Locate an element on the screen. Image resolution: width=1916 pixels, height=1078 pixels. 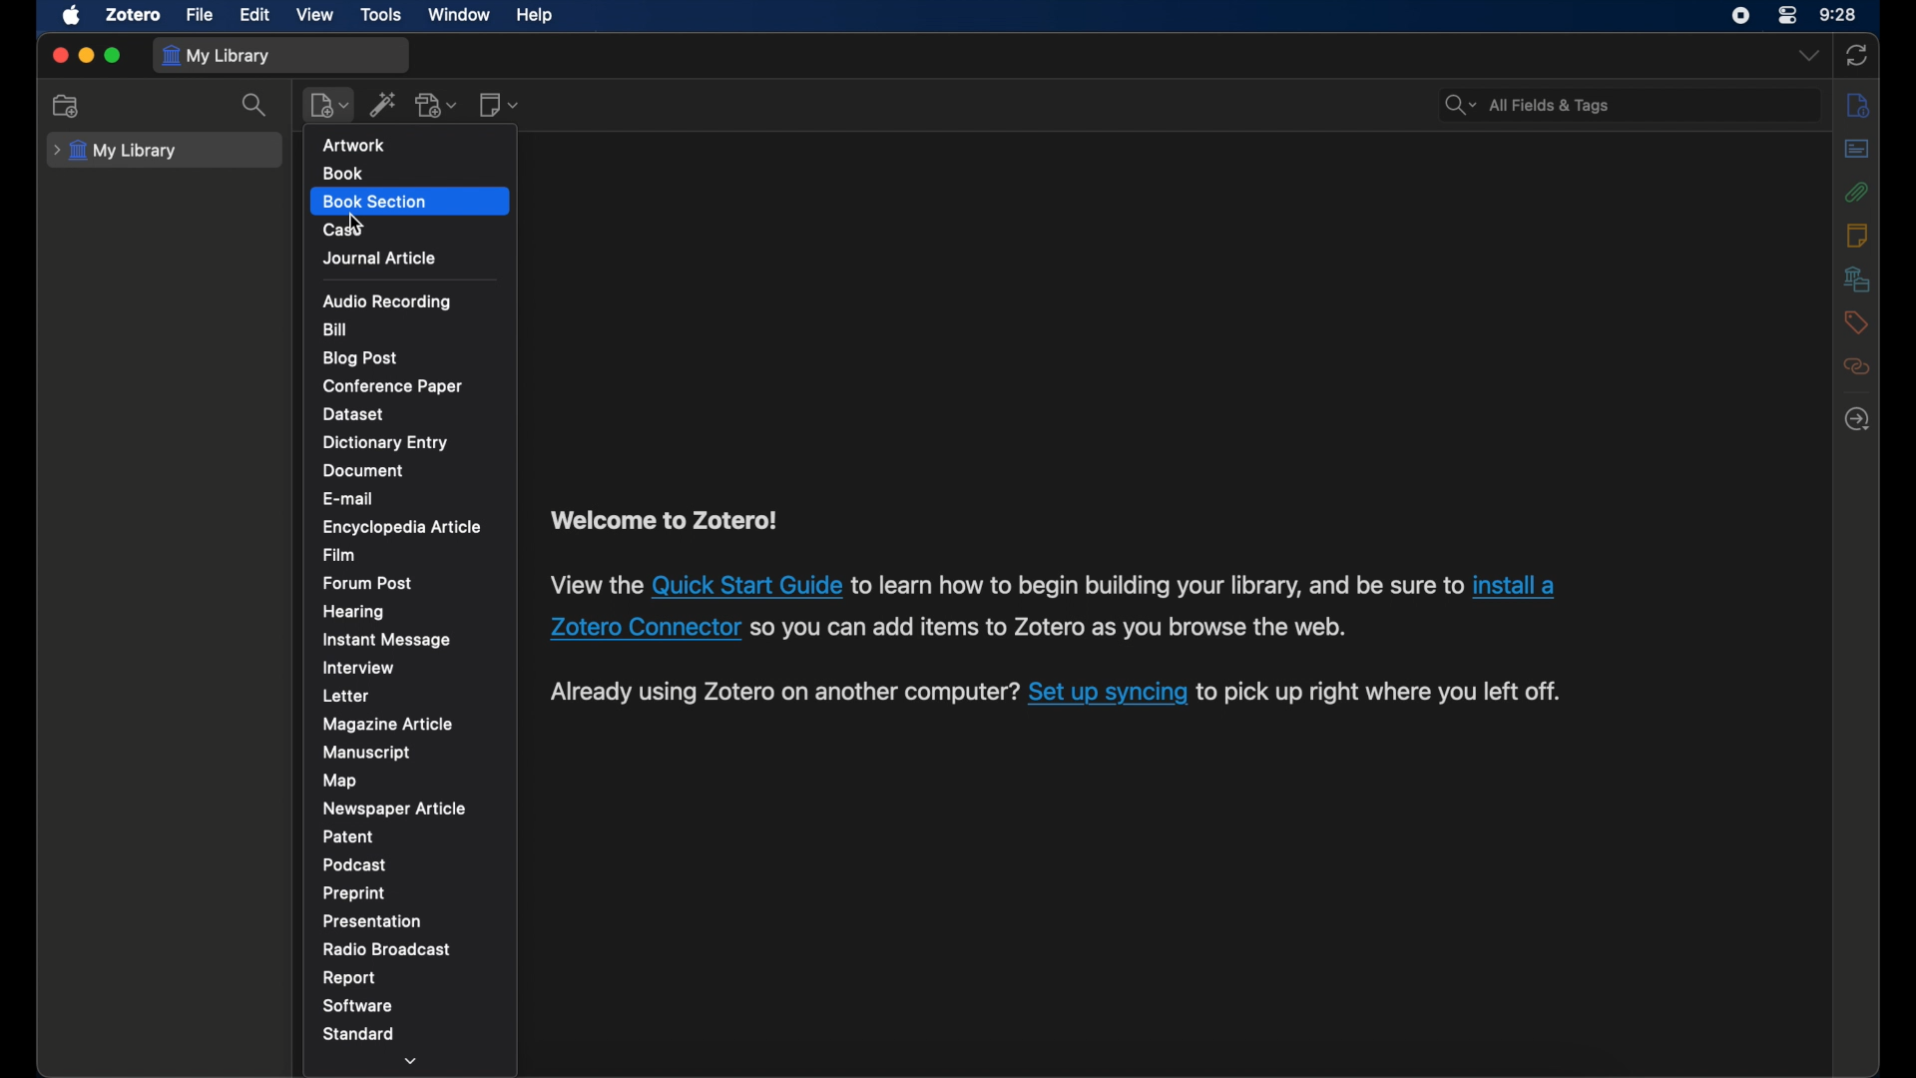
cursor is located at coordinates (357, 223).